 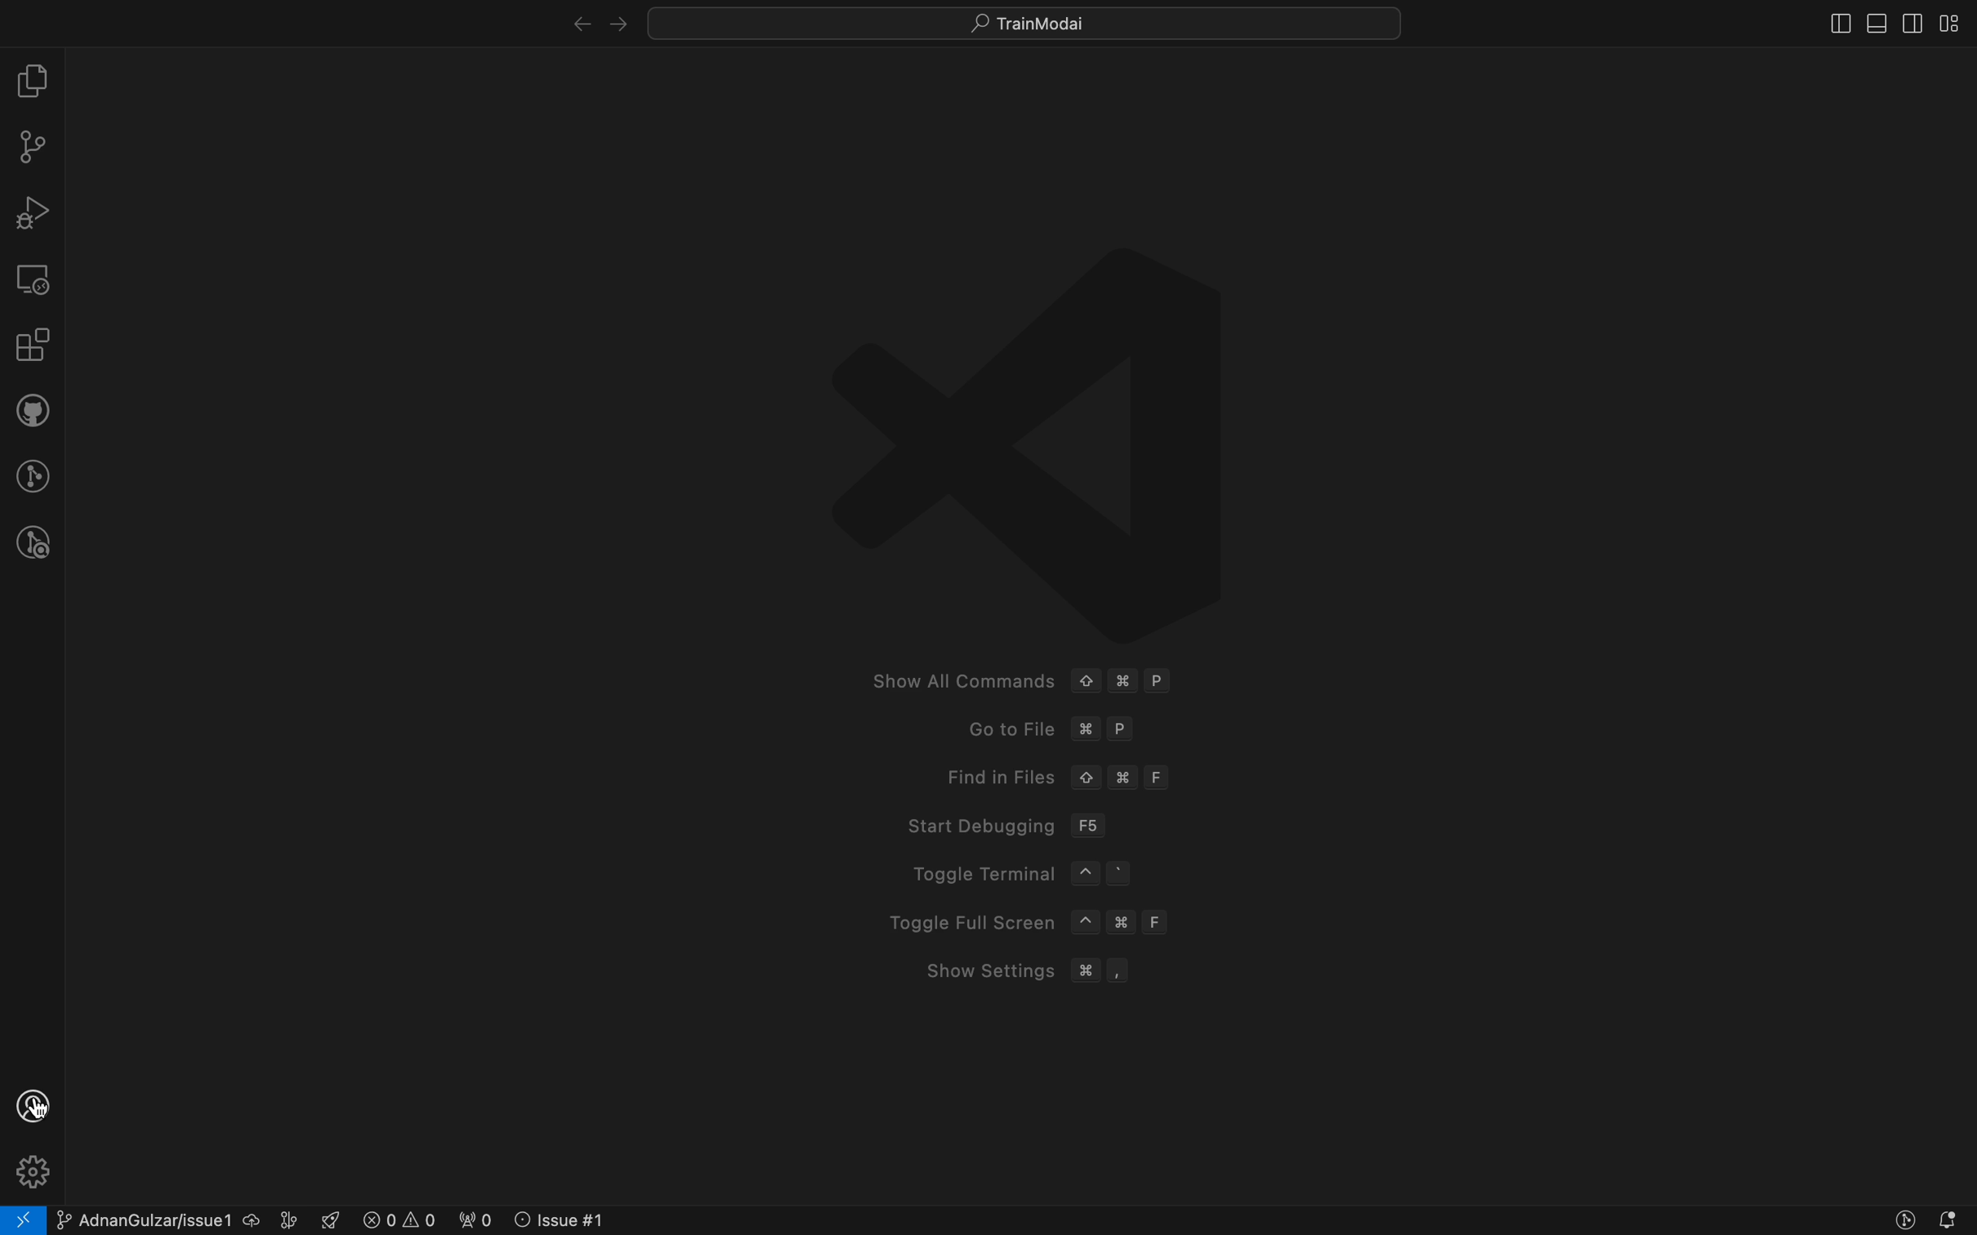 I want to click on current branch and issue, so click(x=179, y=1219).